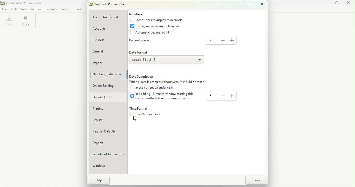  What do you see at coordinates (232, 96) in the screenshot?
I see `+` at bounding box center [232, 96].